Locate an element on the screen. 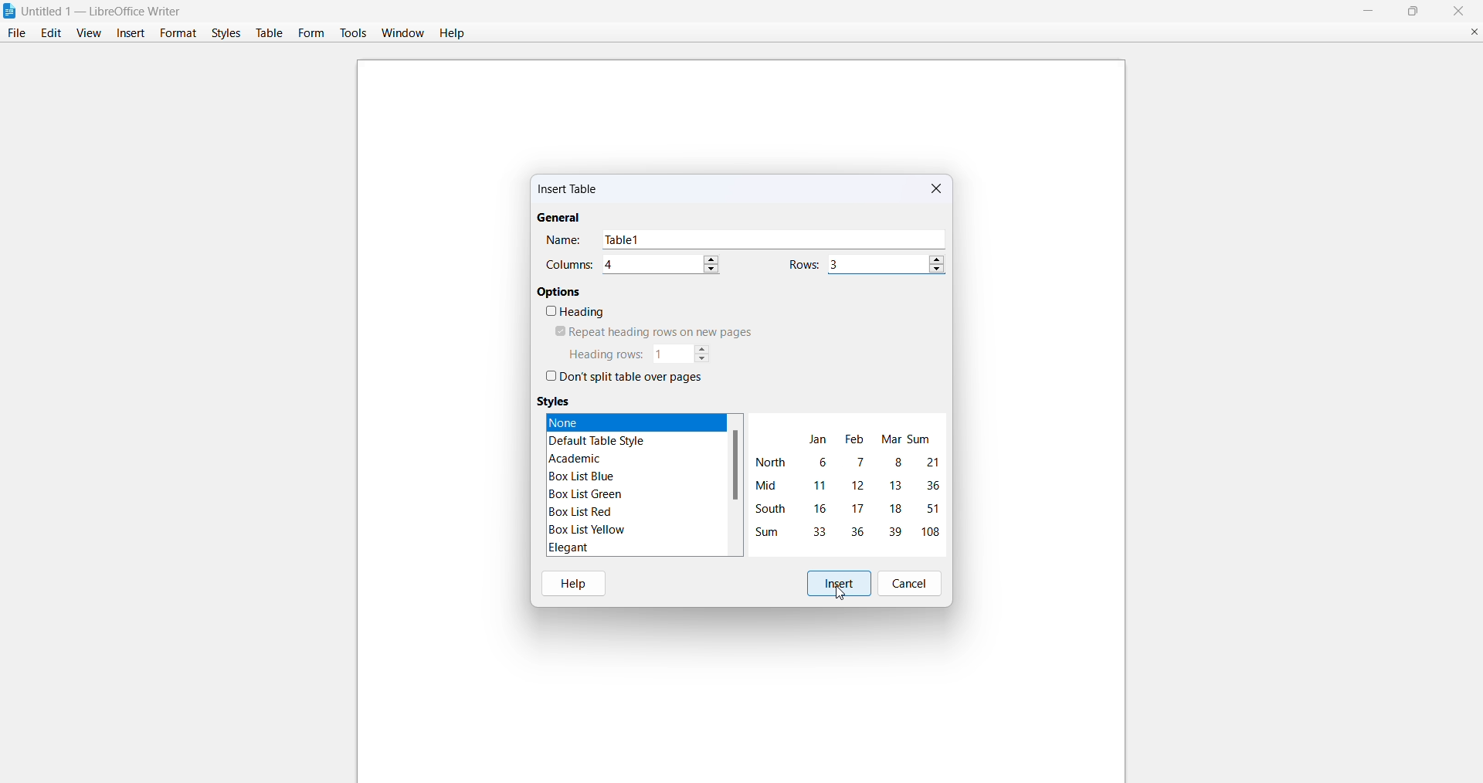 The width and height of the screenshot is (1483, 783). close document is located at coordinates (1468, 30).